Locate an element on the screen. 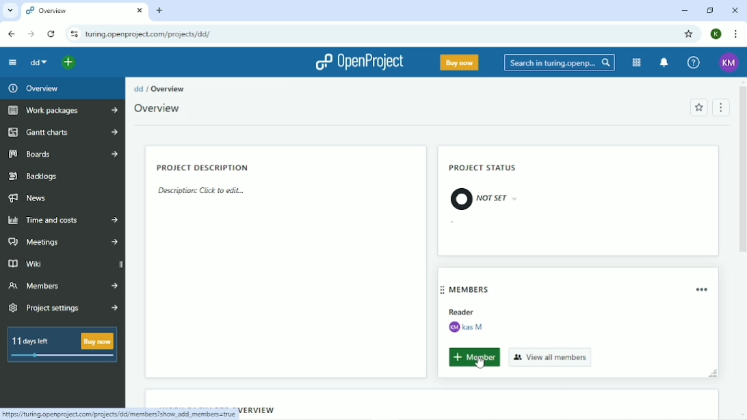  cursor is located at coordinates (481, 365).